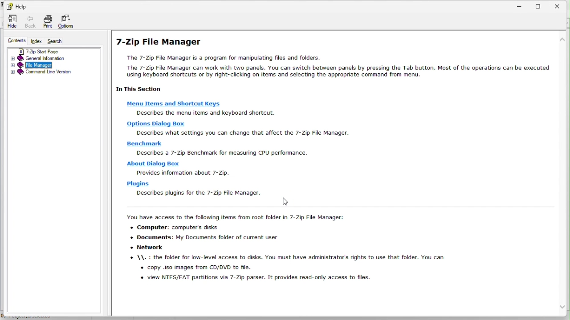 Image resolution: width=570 pixels, height=320 pixels. Describe the element at coordinates (330, 60) in the screenshot. I see `7-Zip File Manager
The 7-Zip File Manager is a program for manipulating files and folders
The 7-Zip File Manager can work with two panels. You can switch between panels by pressing the Tab button. Most of the operations can be executed
using keyboard shortcuts or by right-clicking on items and selecting the appropriate command from menu.` at that location.